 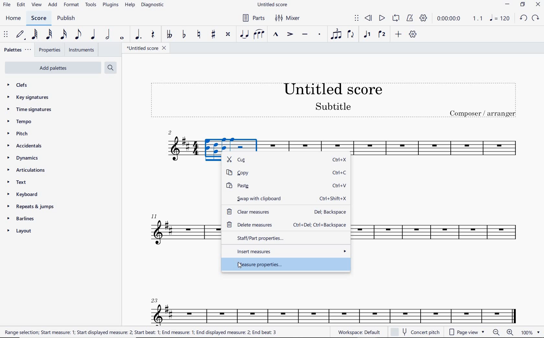 I want to click on MINIMIZE, so click(x=508, y=5).